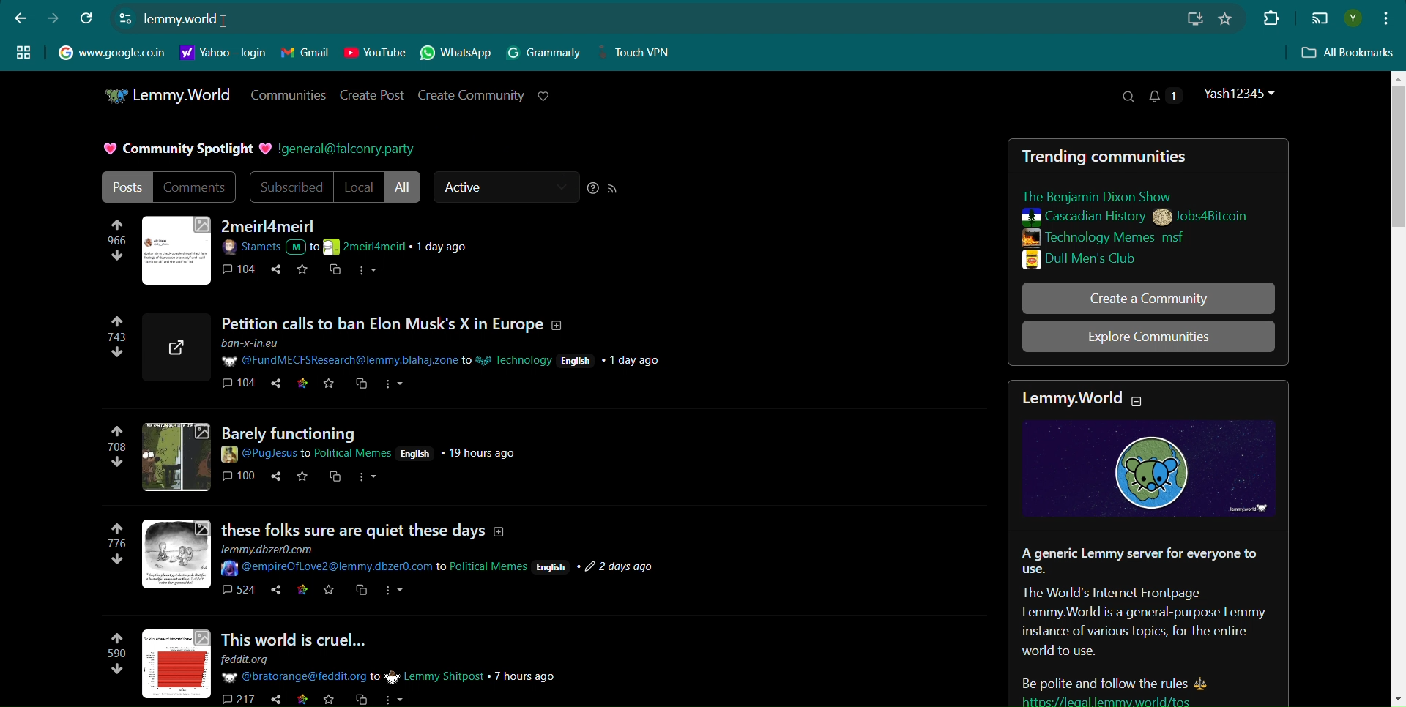  What do you see at coordinates (111, 658) in the screenshot?
I see `590` at bounding box center [111, 658].